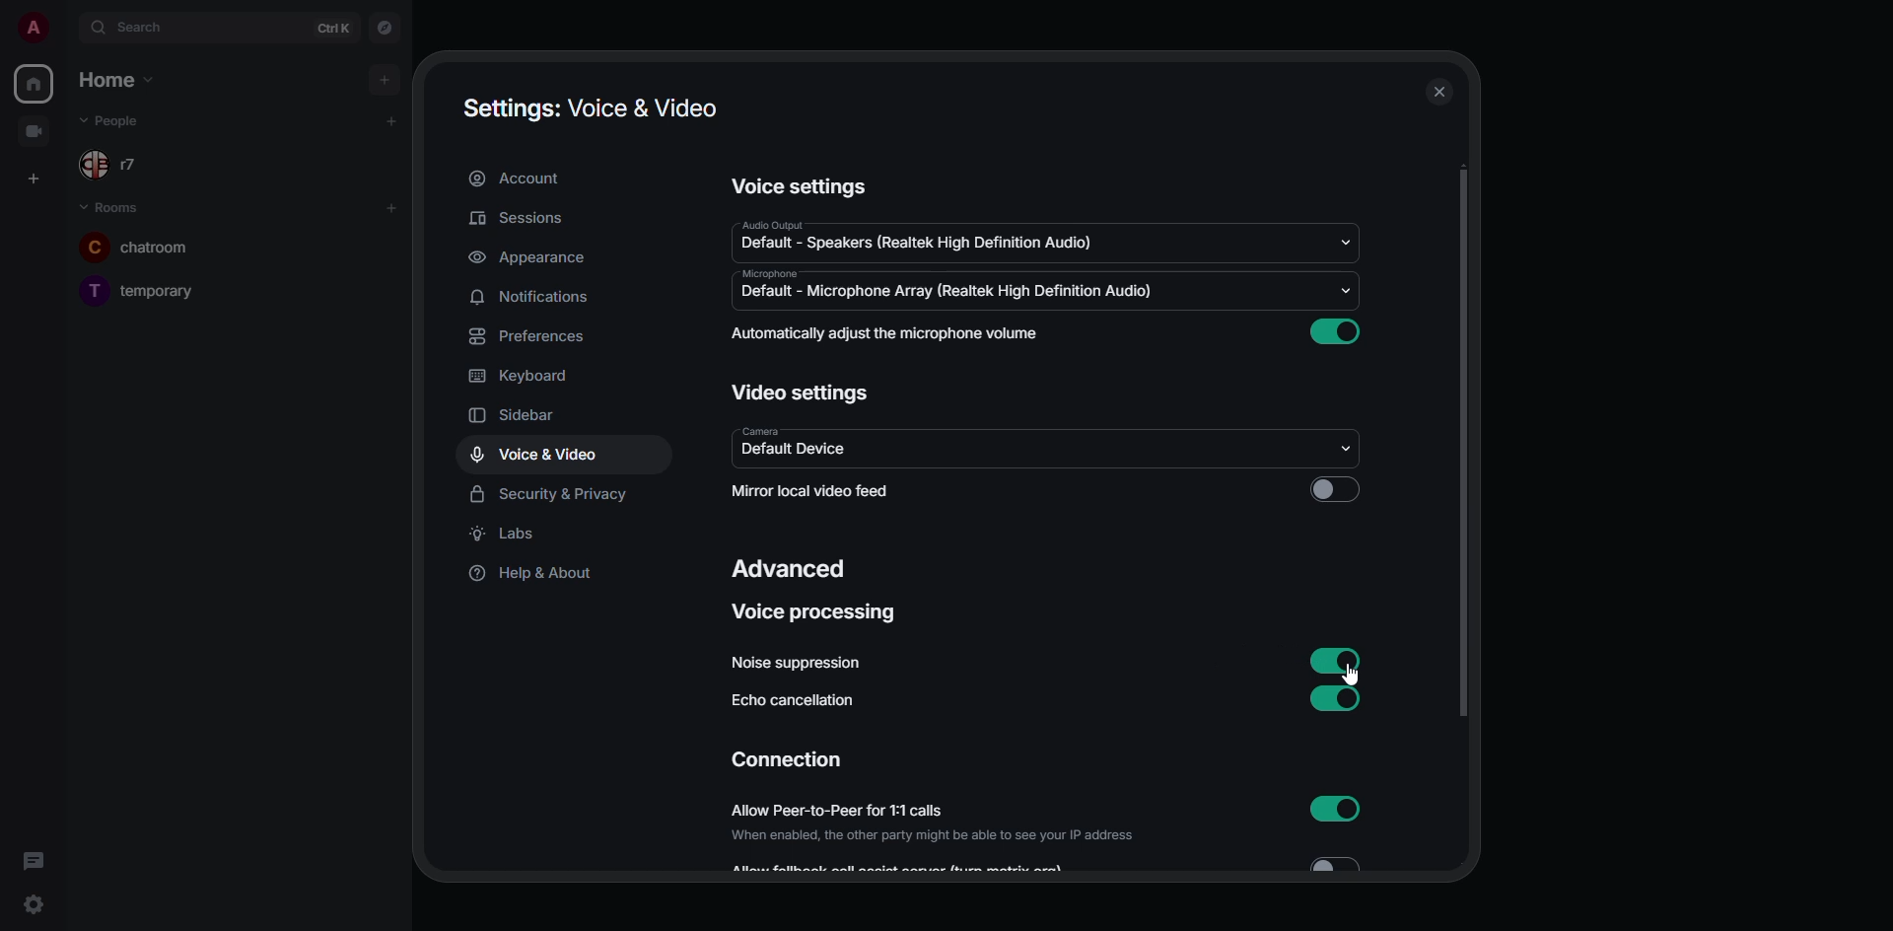  I want to click on sidebar, so click(527, 416).